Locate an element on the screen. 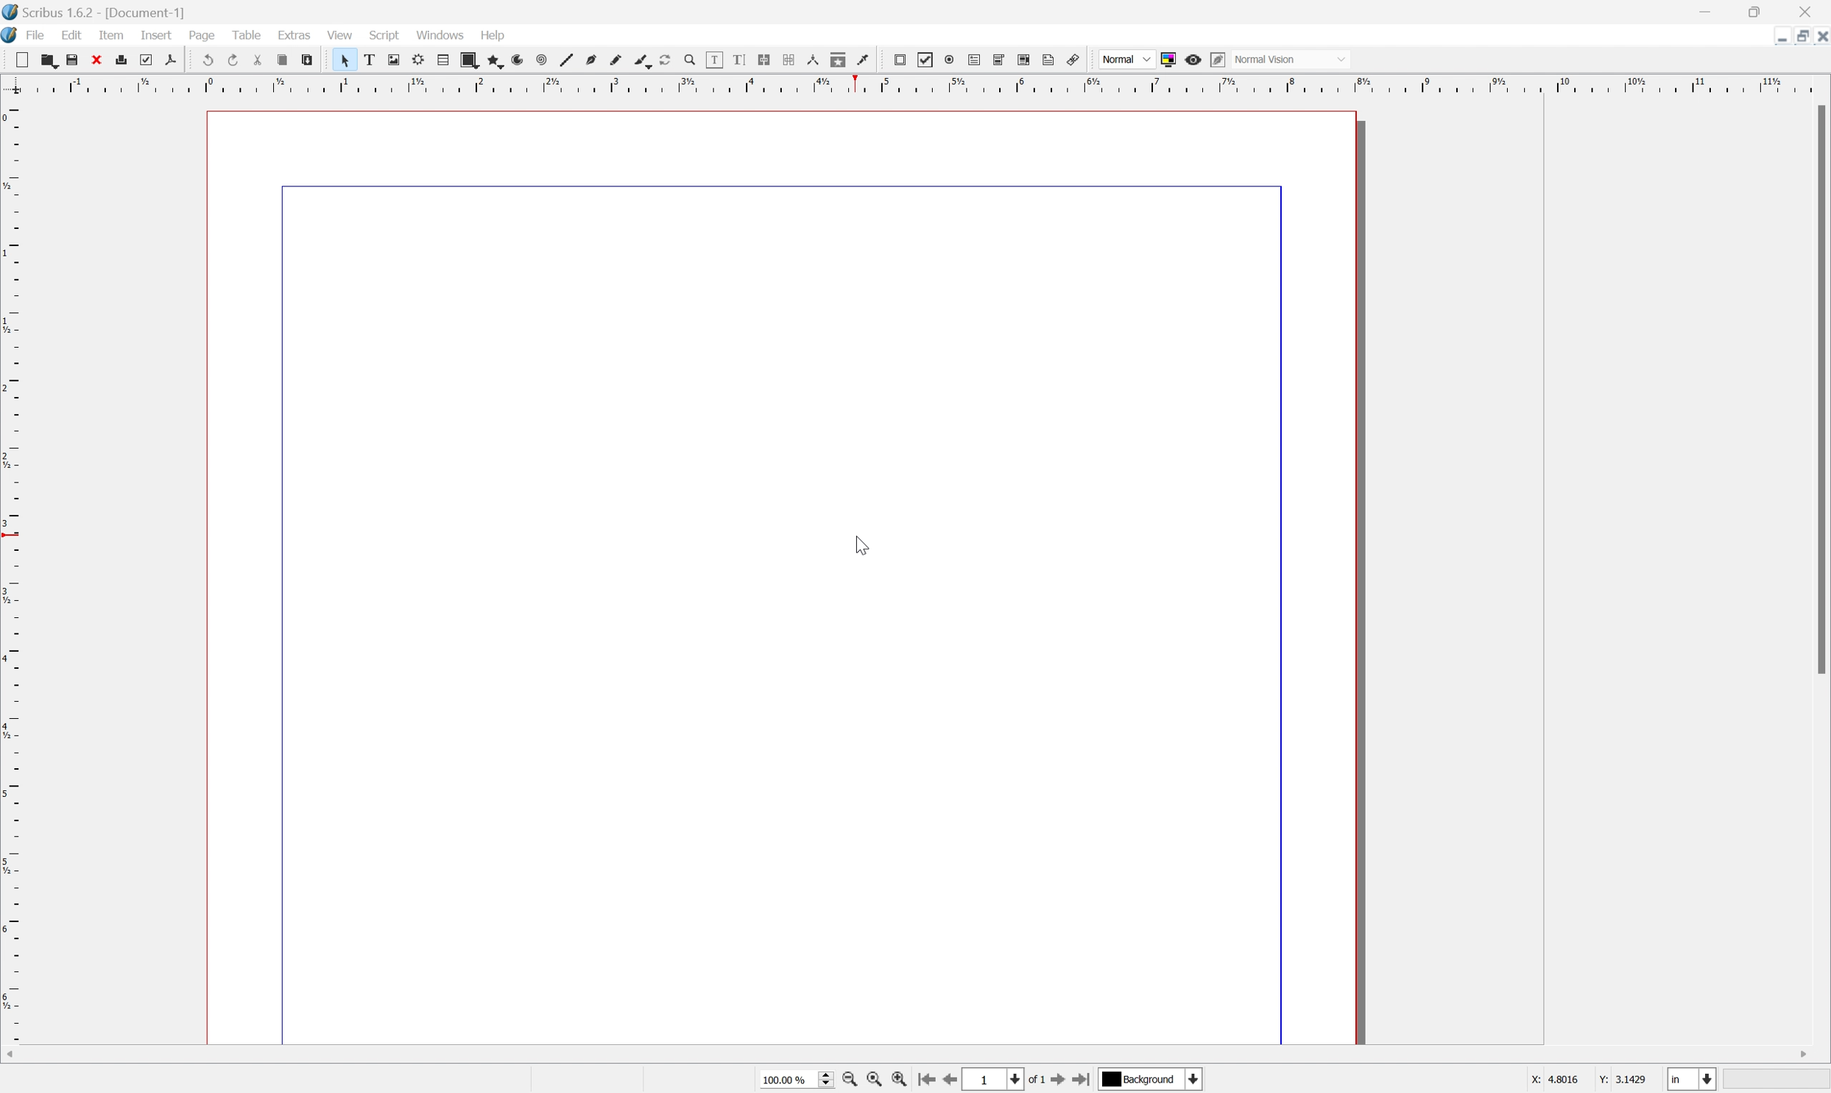 This screenshot has height=1093, width=1831. windows is located at coordinates (440, 36).